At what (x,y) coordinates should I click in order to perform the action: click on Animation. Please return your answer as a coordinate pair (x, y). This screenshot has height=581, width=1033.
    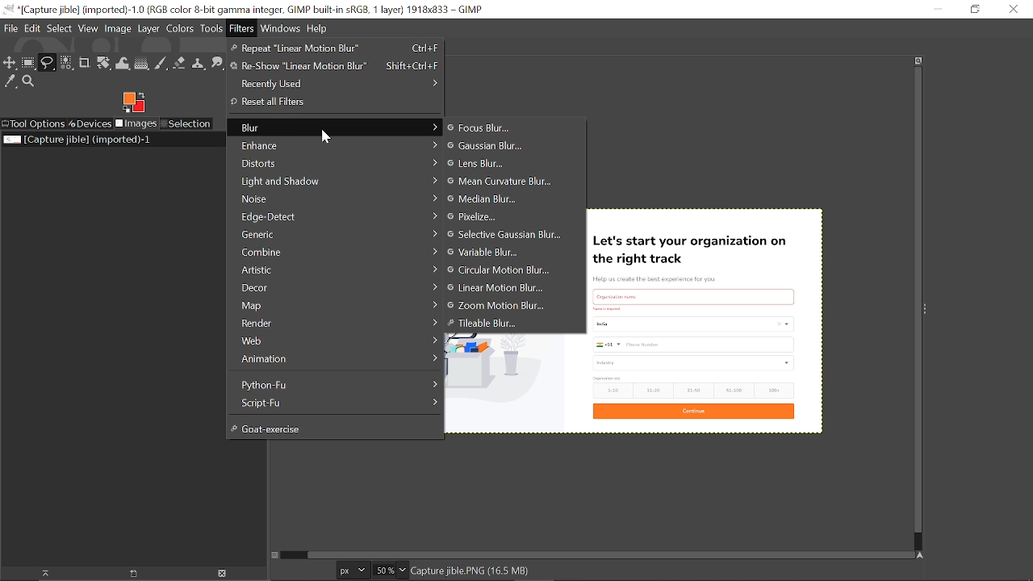
    Looking at the image, I should click on (335, 360).